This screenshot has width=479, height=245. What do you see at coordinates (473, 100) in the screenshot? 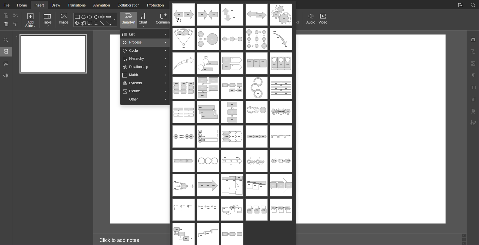
I see `Chart Settings` at bounding box center [473, 100].